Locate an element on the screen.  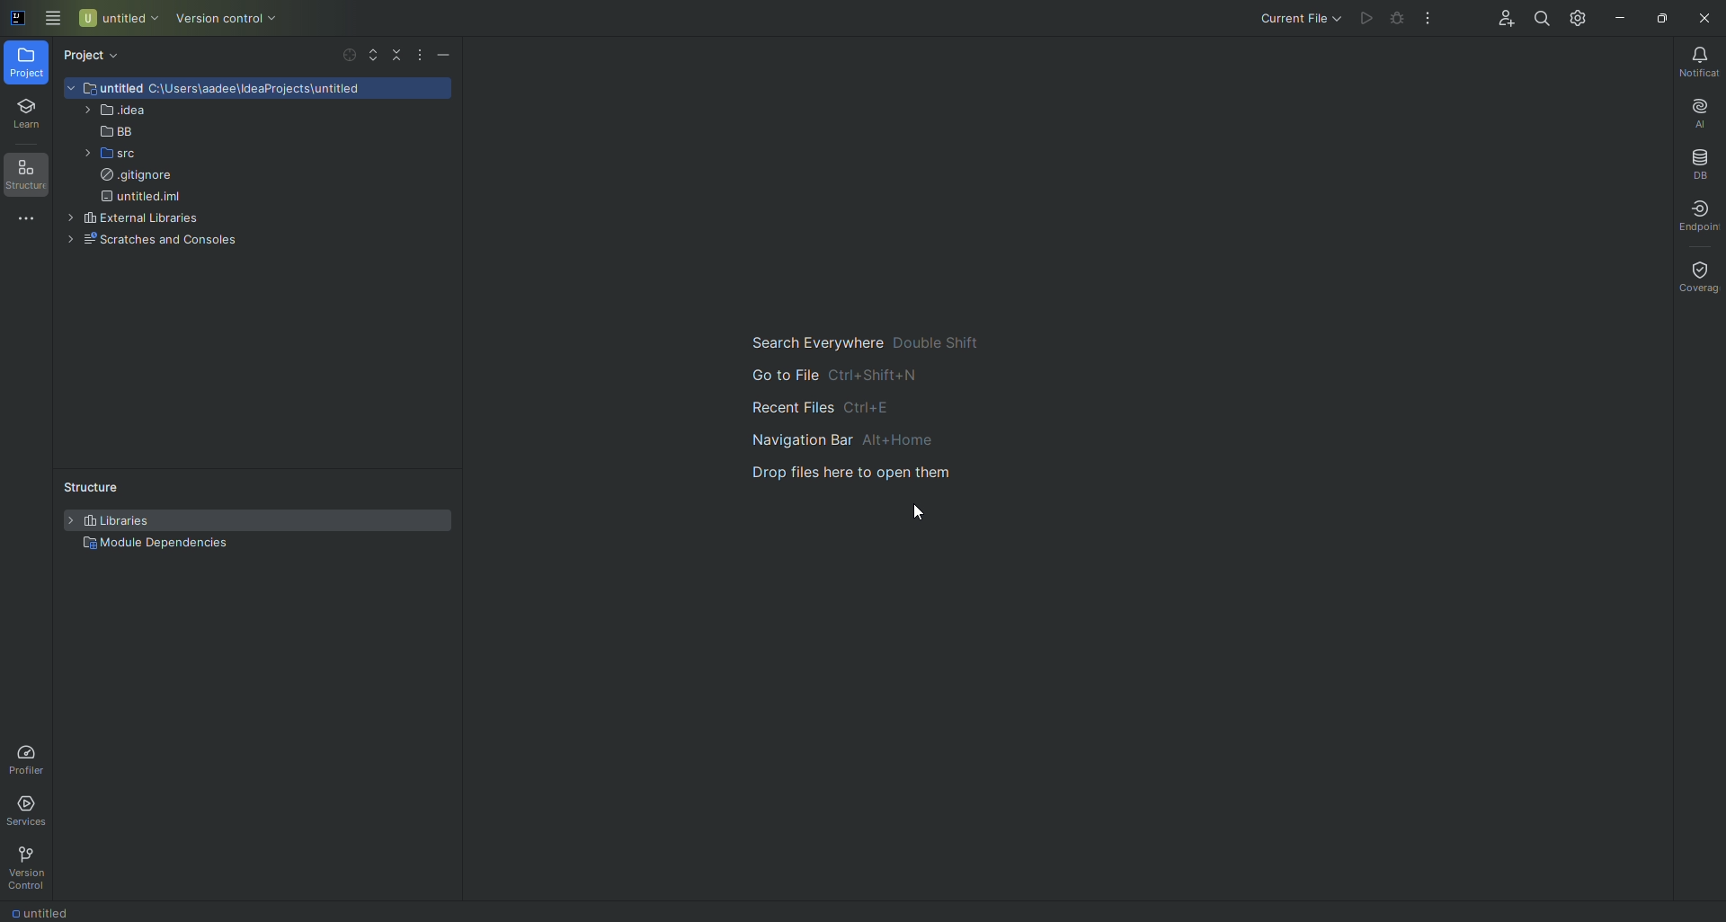
untitled.iml is located at coordinates (147, 198).